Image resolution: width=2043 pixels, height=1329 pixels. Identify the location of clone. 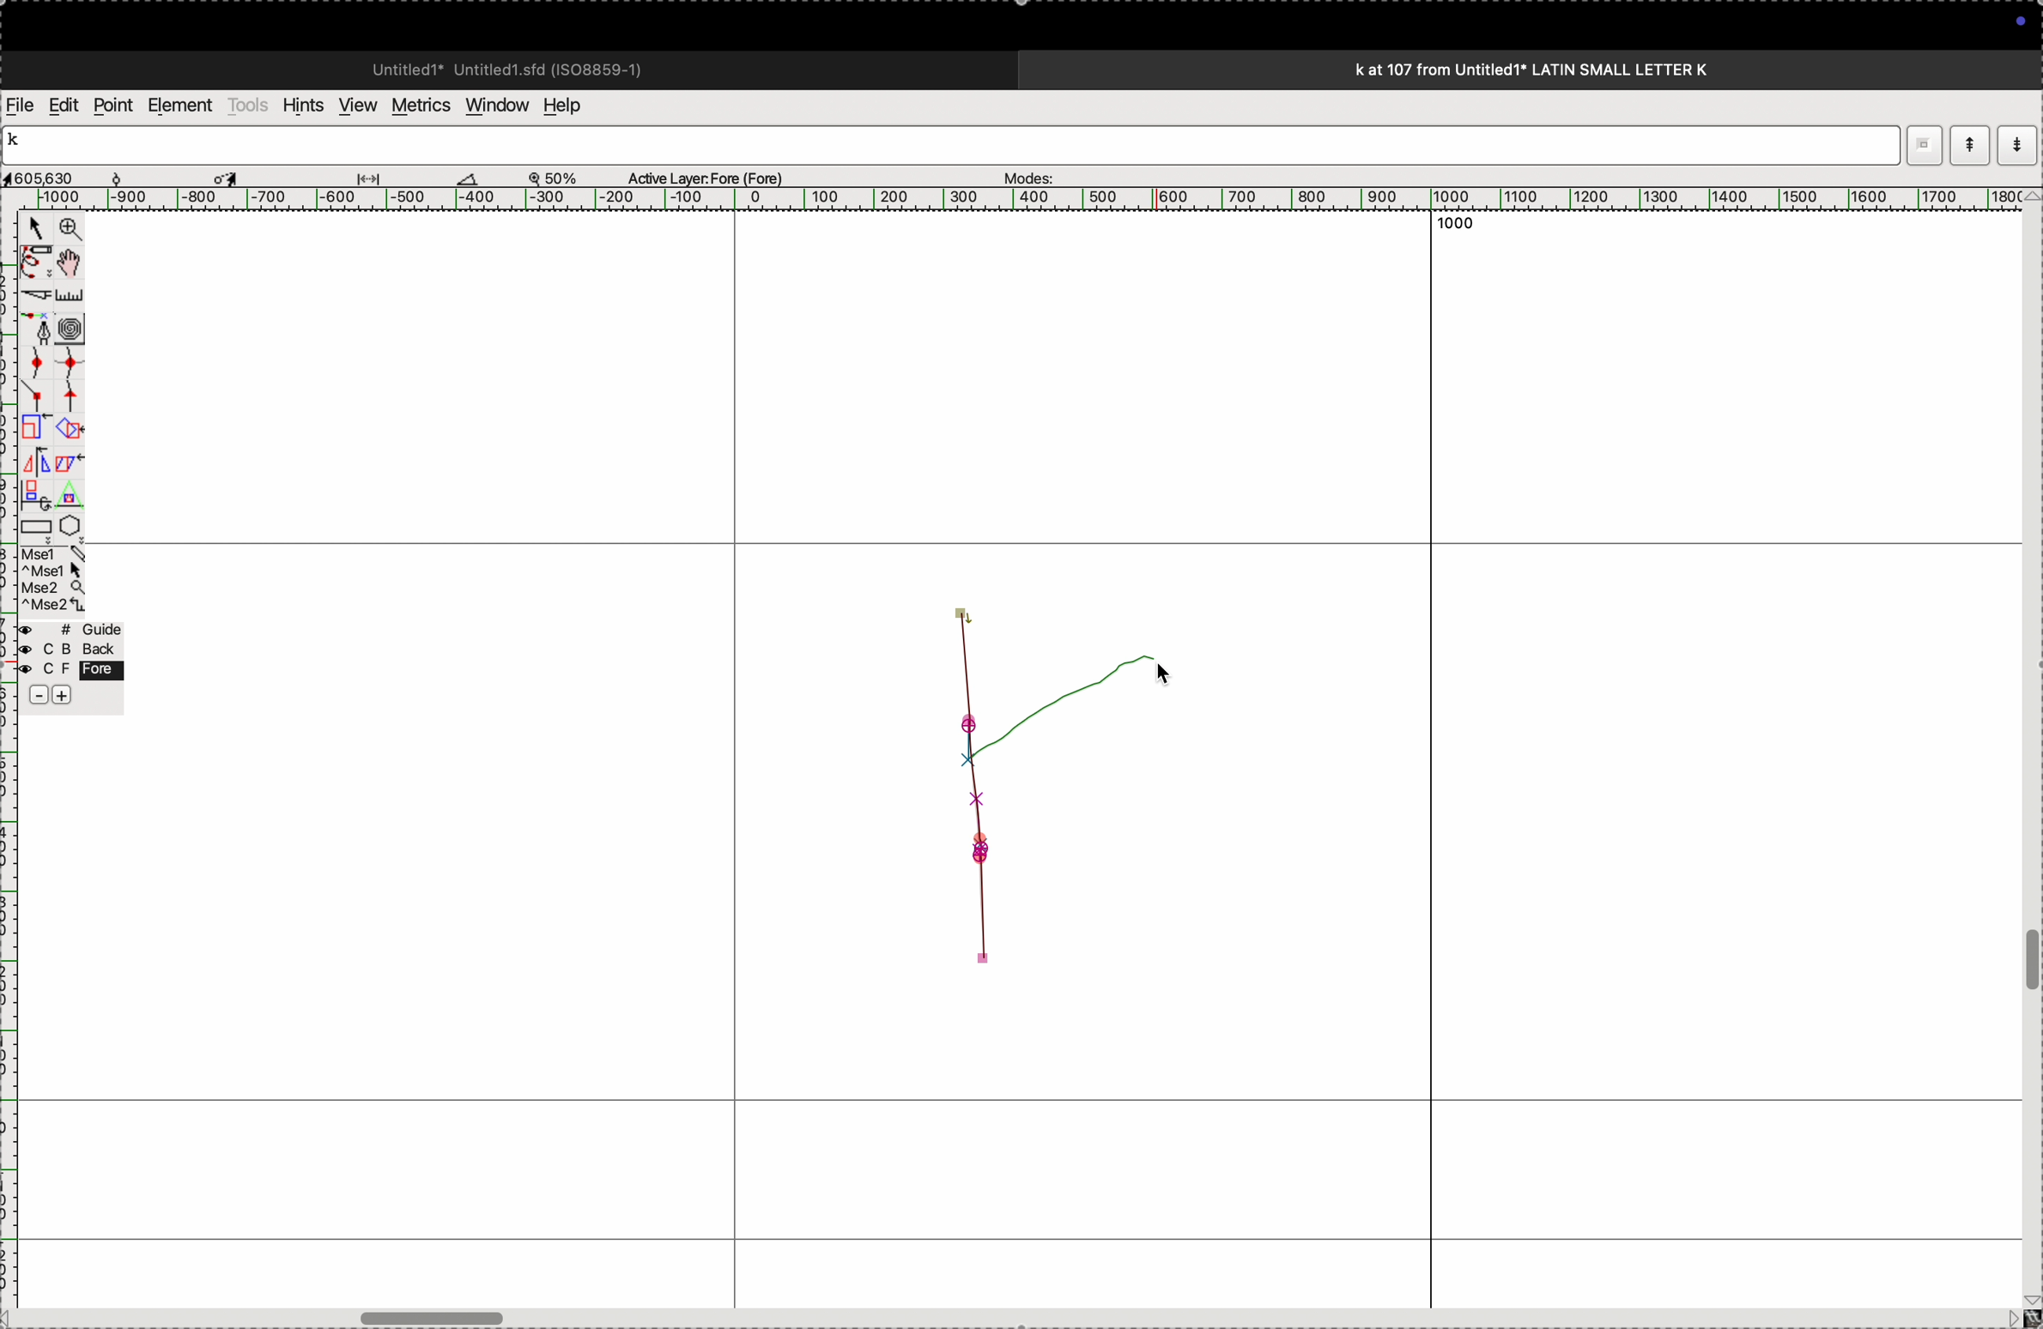
(33, 428).